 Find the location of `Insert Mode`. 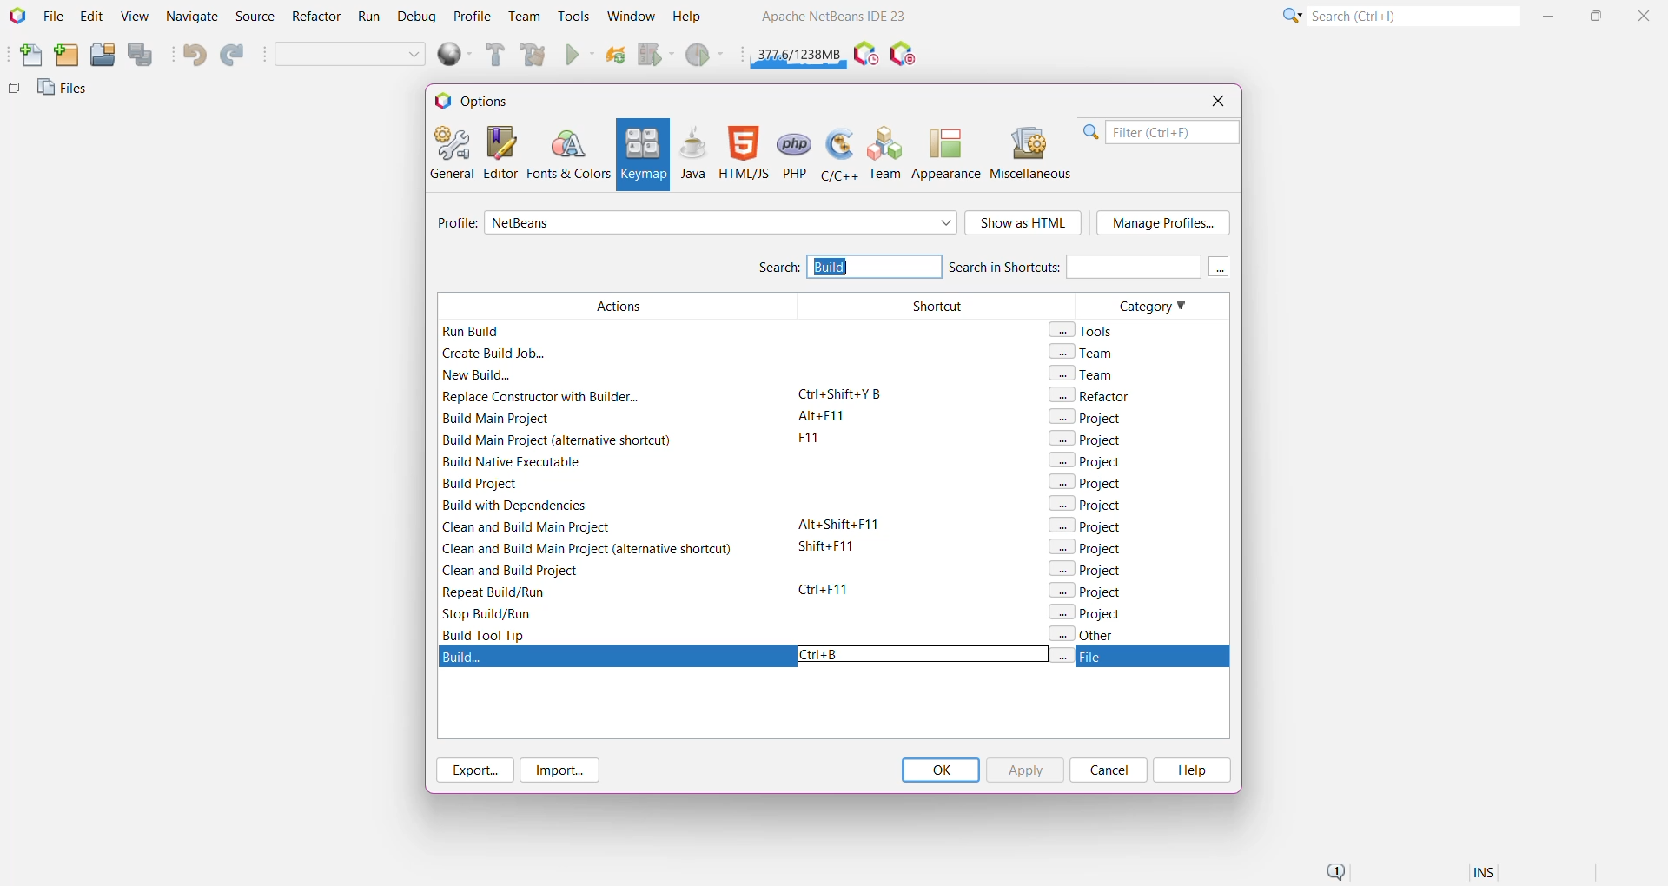

Insert Mode is located at coordinates (1486, 875).